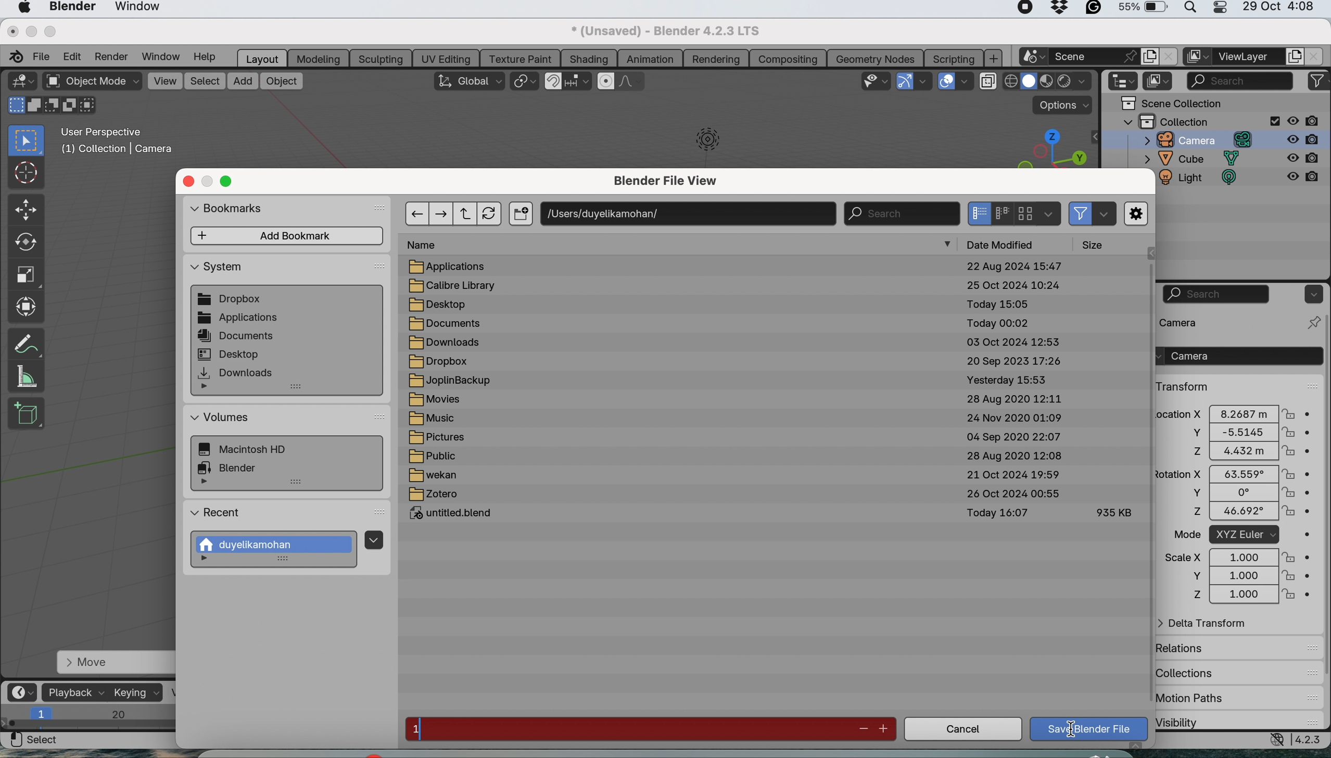  I want to click on grammarly, so click(1094, 10).